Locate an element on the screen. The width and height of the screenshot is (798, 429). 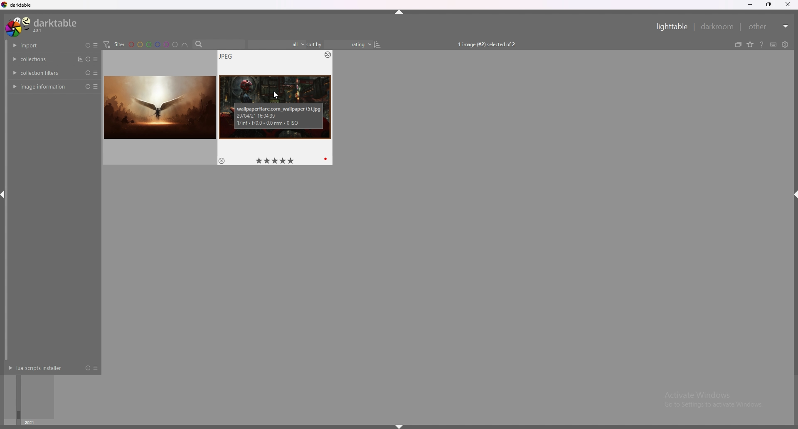
reset is located at coordinates (89, 59).